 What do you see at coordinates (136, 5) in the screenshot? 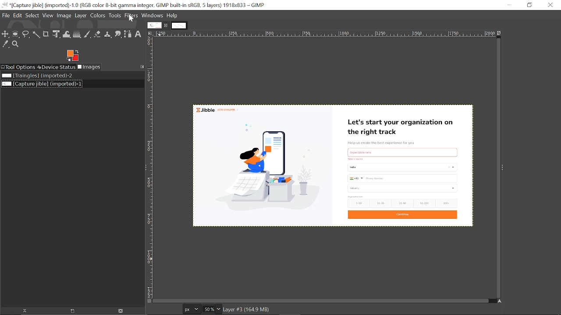
I see `Current window` at bounding box center [136, 5].